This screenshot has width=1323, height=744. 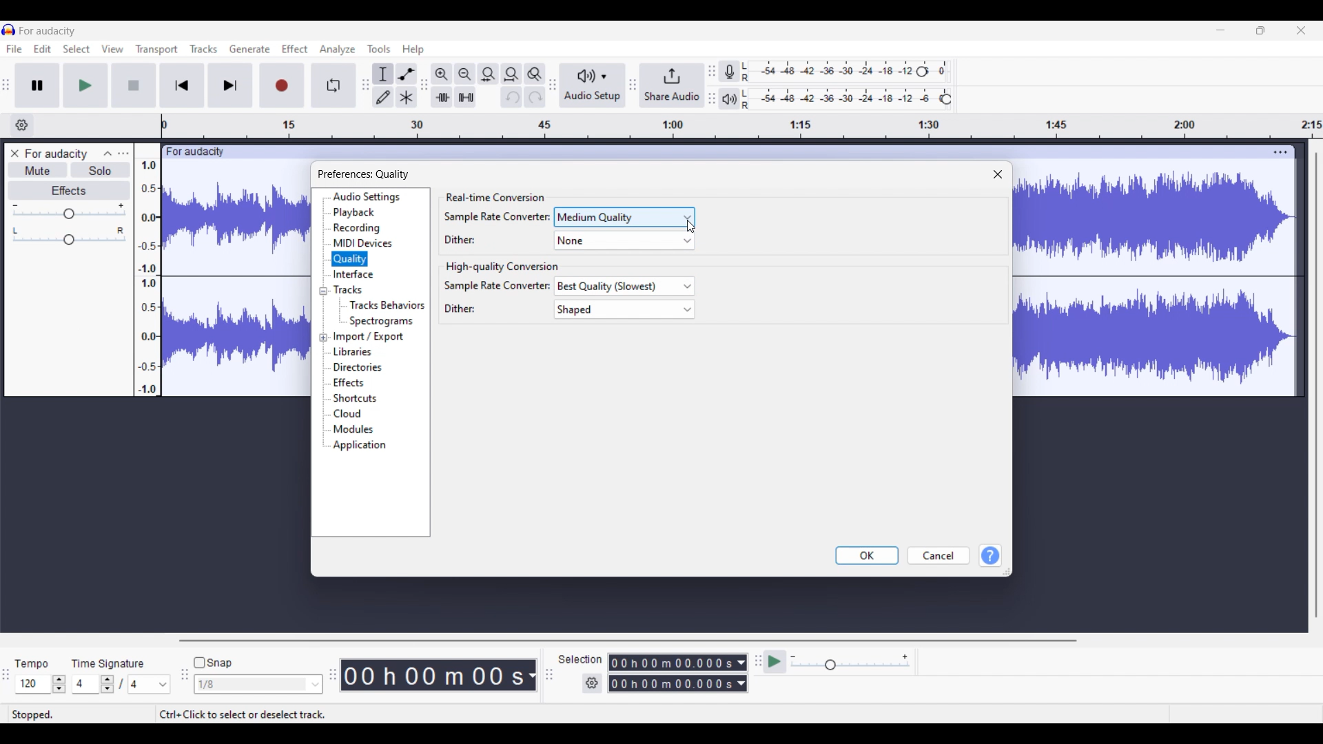 What do you see at coordinates (323, 314) in the screenshot?
I see `Collapse/Expand` at bounding box center [323, 314].